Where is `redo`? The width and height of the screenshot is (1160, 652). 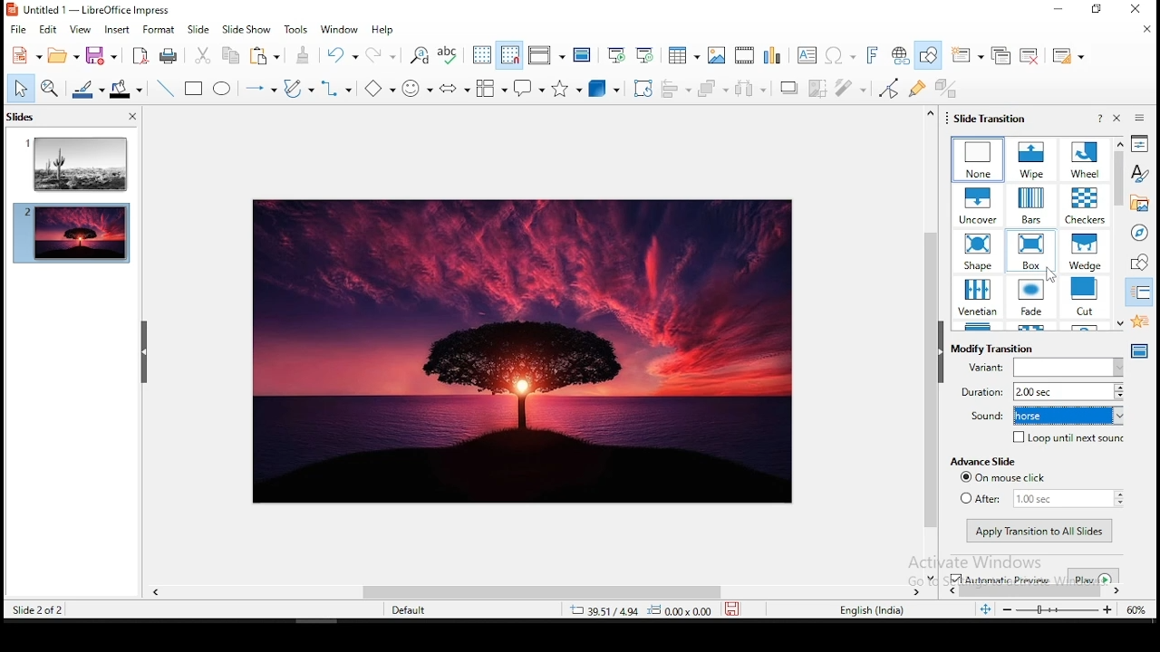 redo is located at coordinates (383, 54).